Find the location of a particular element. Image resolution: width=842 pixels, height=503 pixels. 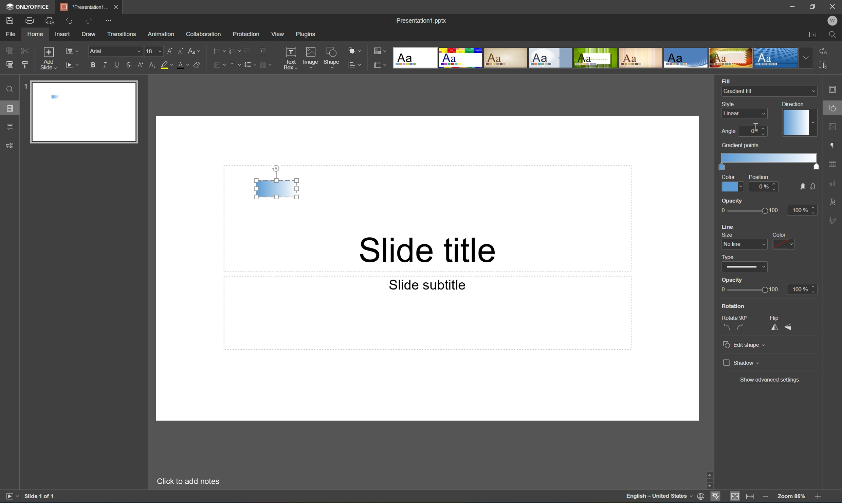

Insert is located at coordinates (62, 34).